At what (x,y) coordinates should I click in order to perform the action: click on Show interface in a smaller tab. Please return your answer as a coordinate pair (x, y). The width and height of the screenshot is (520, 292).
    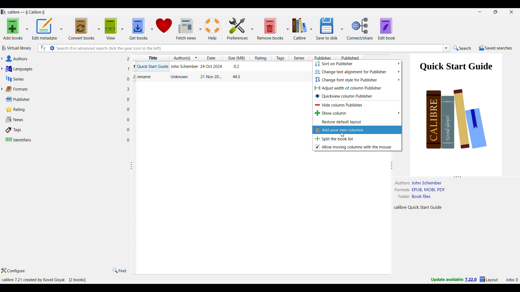
    Looking at the image, I should click on (496, 12).